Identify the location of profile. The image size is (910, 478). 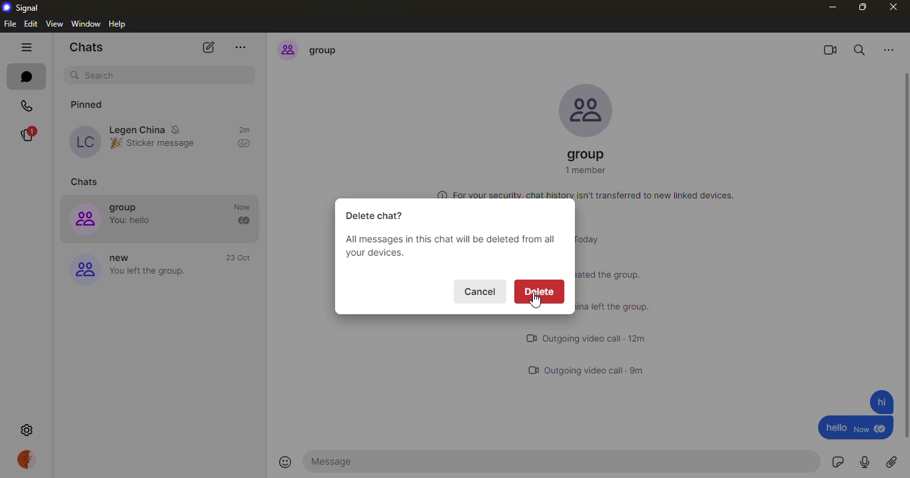
(83, 142).